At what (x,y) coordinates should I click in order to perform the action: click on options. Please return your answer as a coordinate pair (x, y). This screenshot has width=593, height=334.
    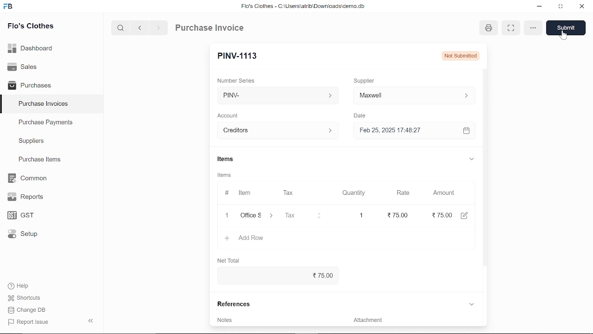
    Looking at the image, I should click on (533, 28).